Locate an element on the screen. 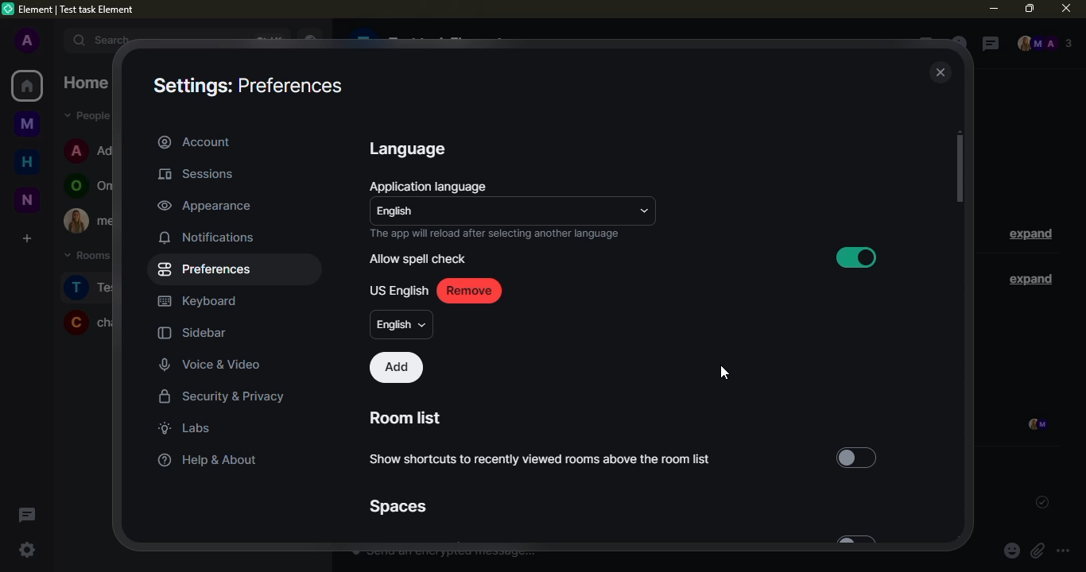 This screenshot has height=572, width=1086. show shortcuts is located at coordinates (546, 460).